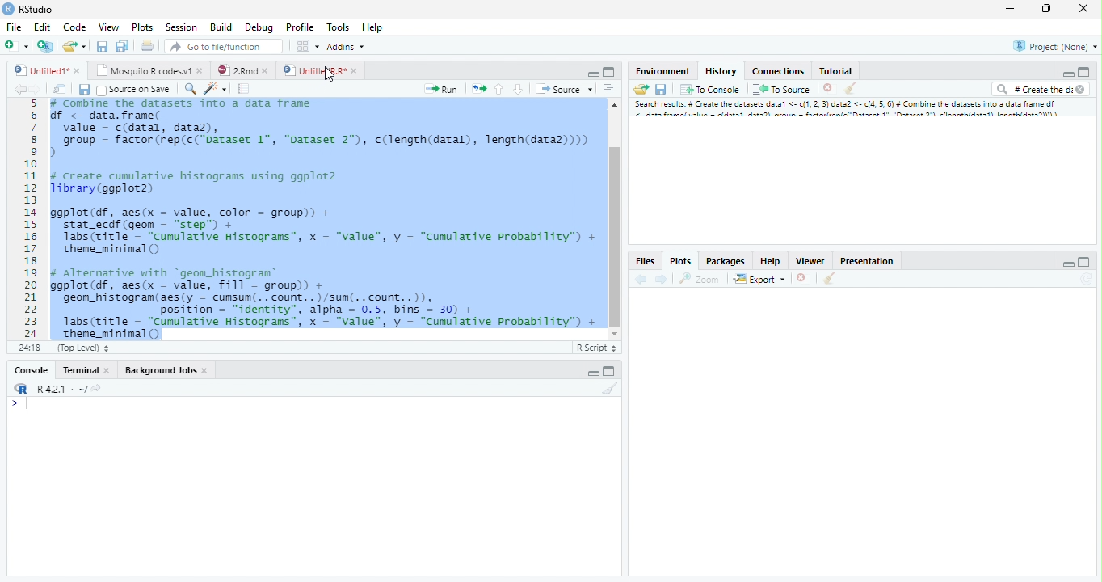  I want to click on Create a new file, so click(76, 46).